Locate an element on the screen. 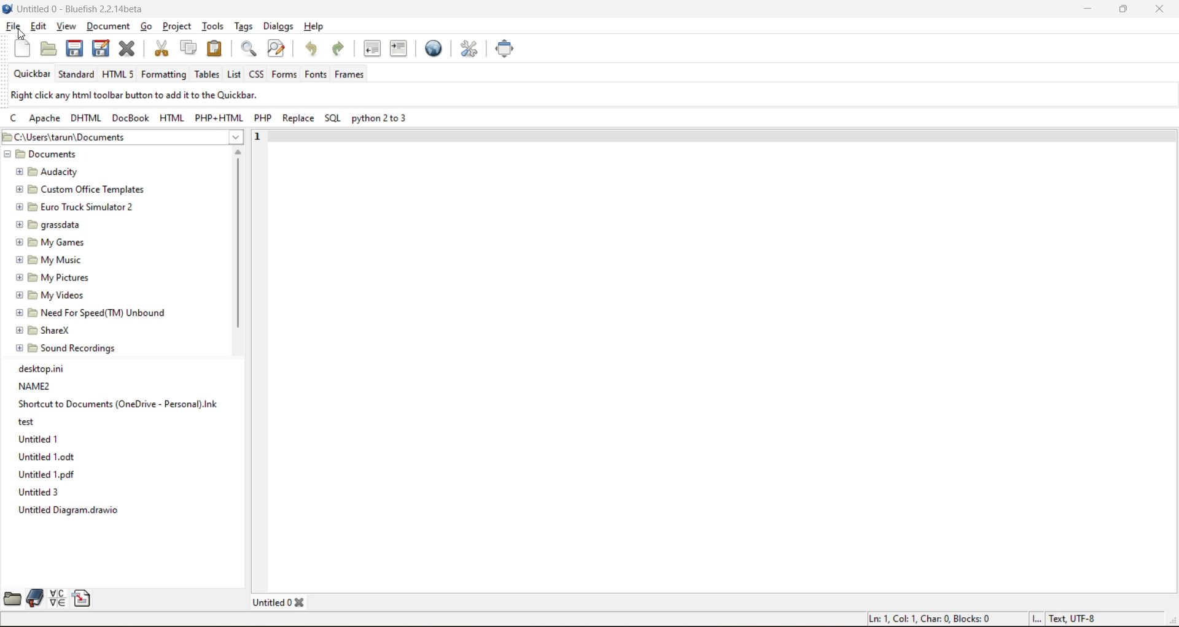 This screenshot has width=1179, height=627. close file is located at coordinates (131, 48).